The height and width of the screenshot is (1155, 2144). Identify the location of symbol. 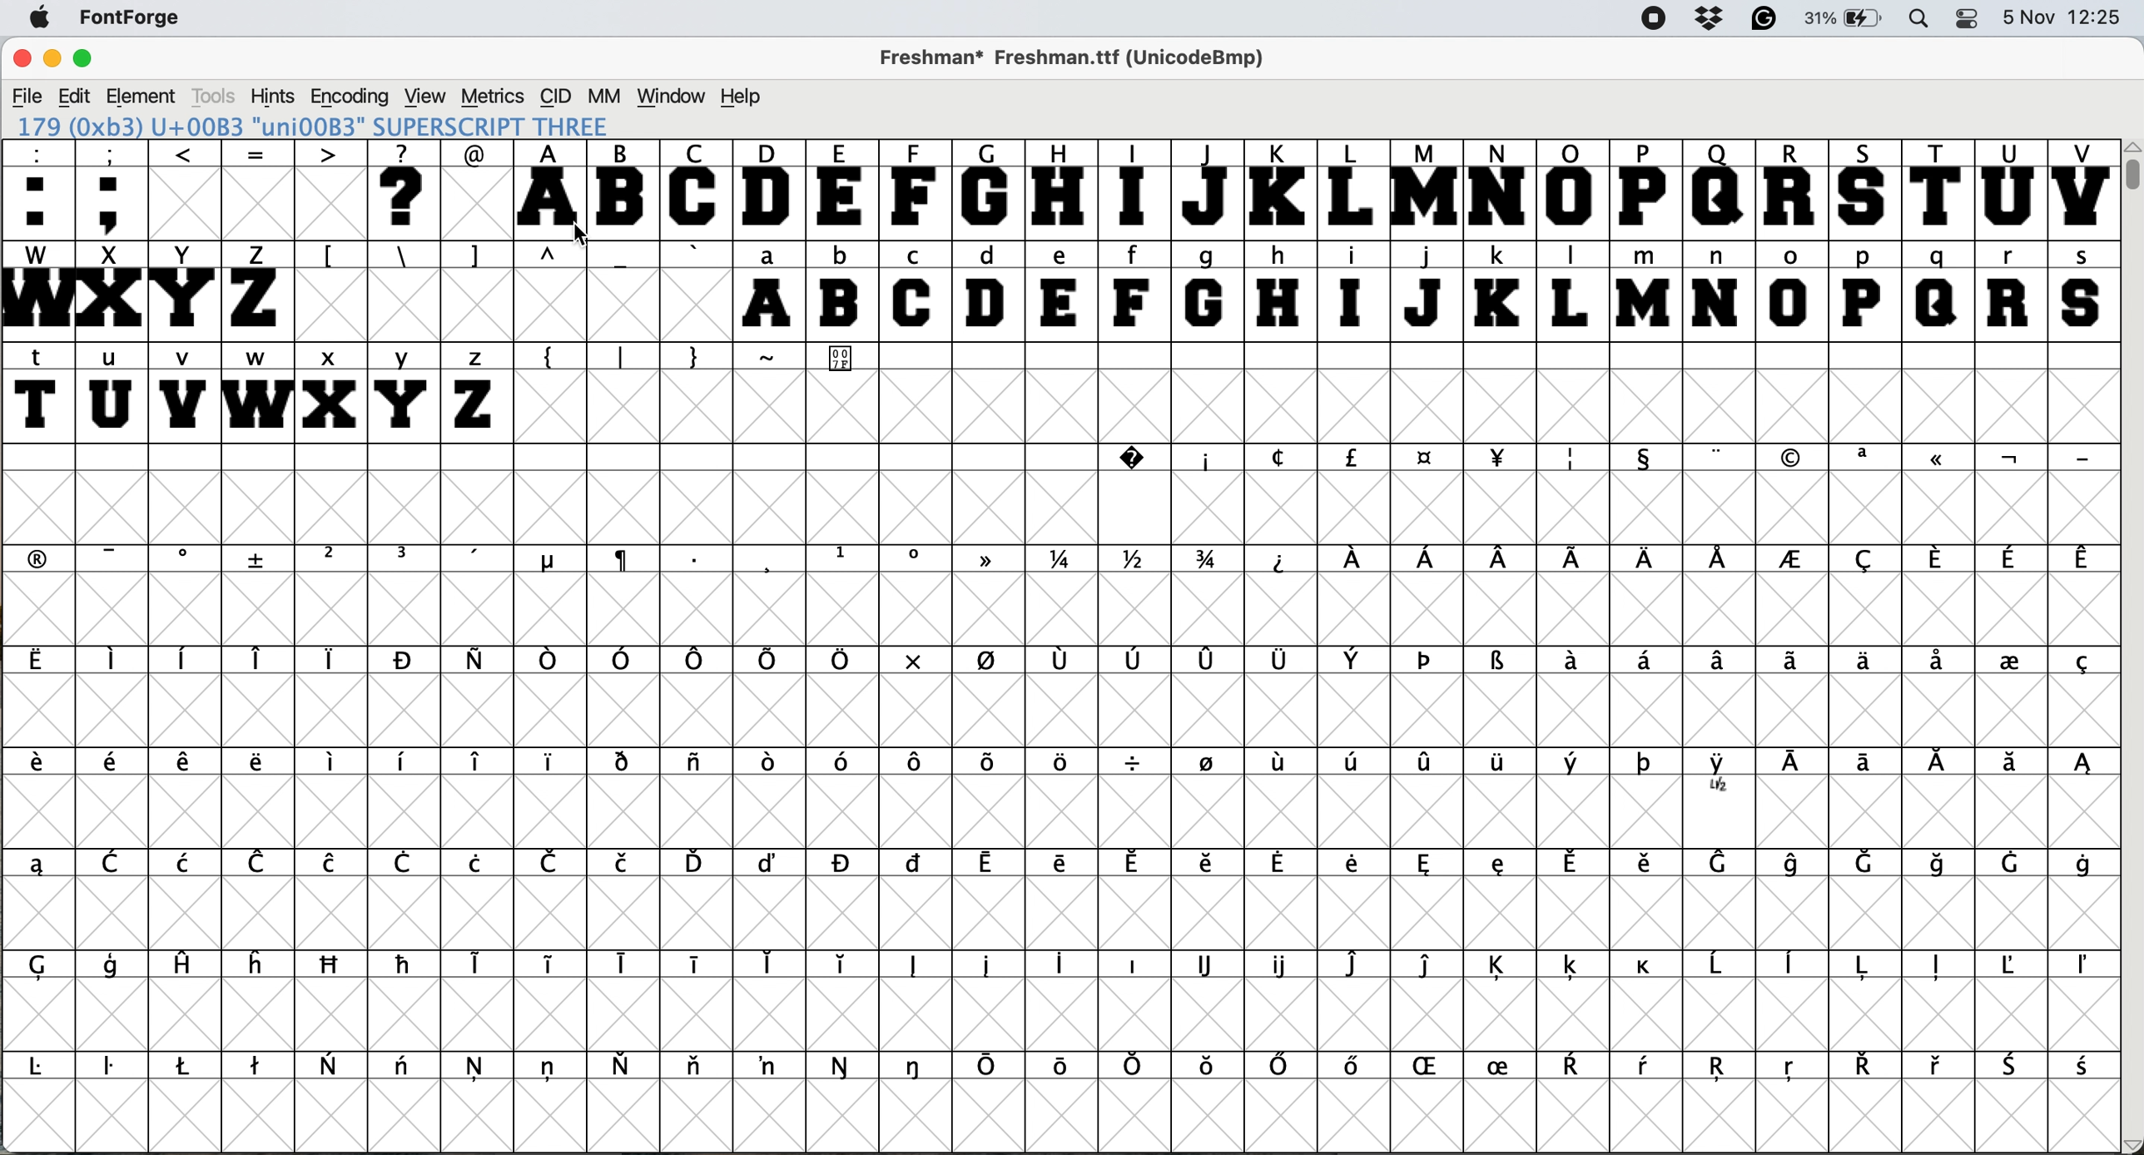
(628, 1063).